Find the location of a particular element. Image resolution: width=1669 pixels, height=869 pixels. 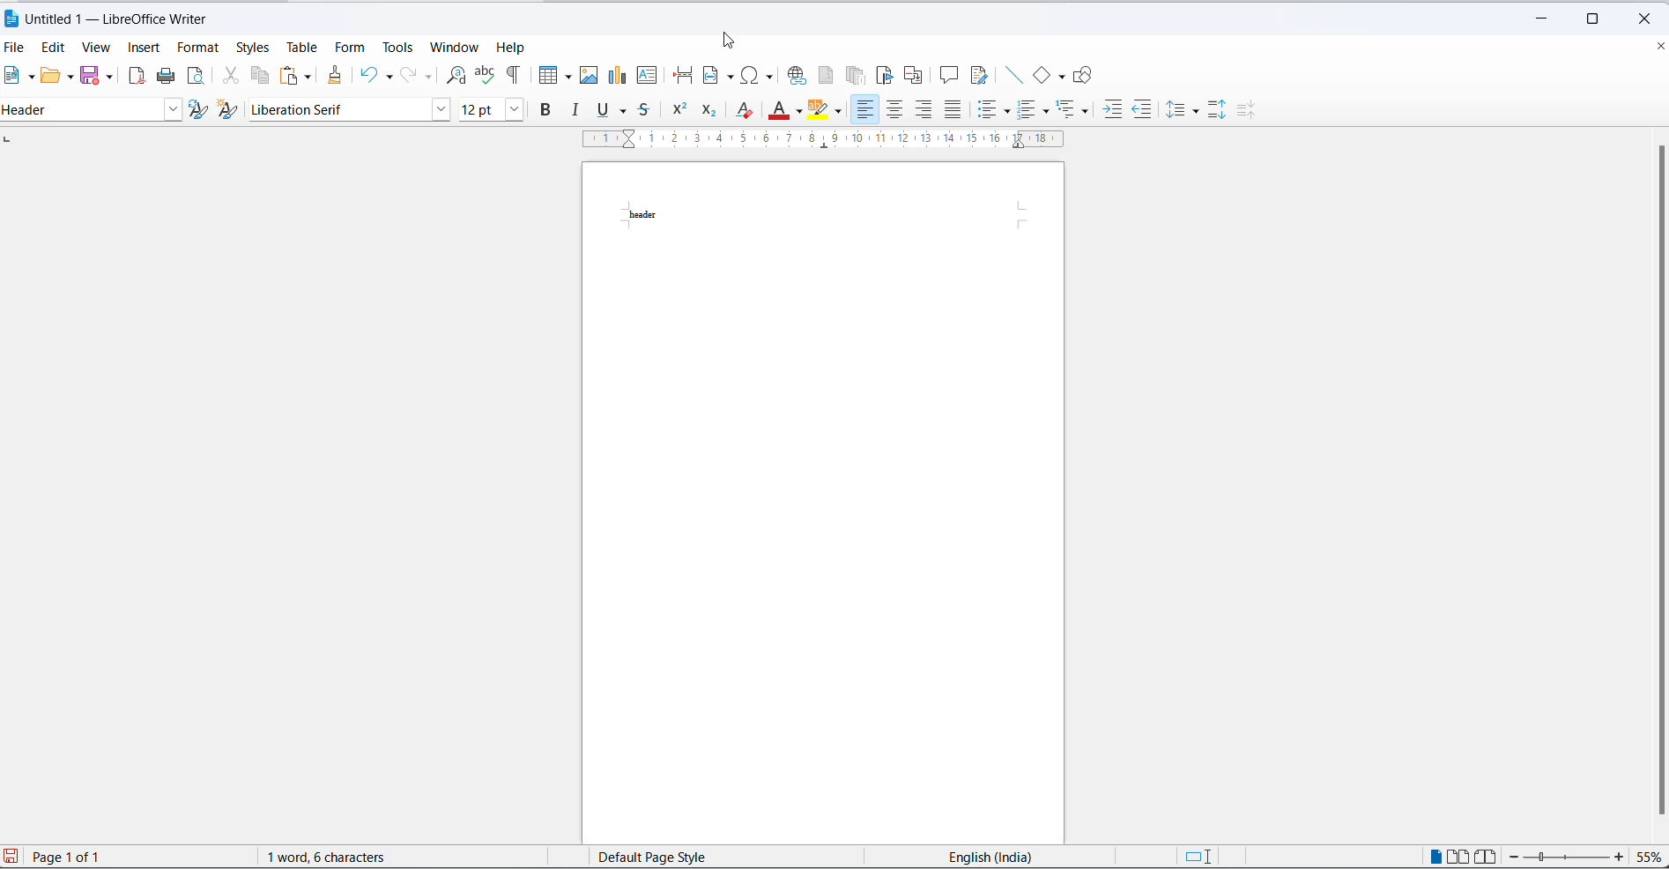

paste options is located at coordinates (288, 75).